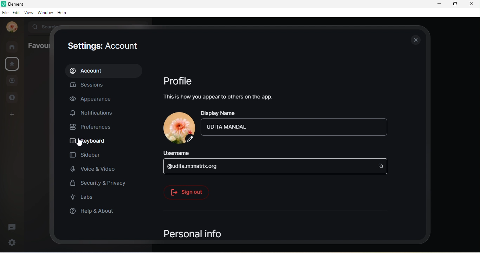 The image size is (480, 253). I want to click on window, so click(45, 12).